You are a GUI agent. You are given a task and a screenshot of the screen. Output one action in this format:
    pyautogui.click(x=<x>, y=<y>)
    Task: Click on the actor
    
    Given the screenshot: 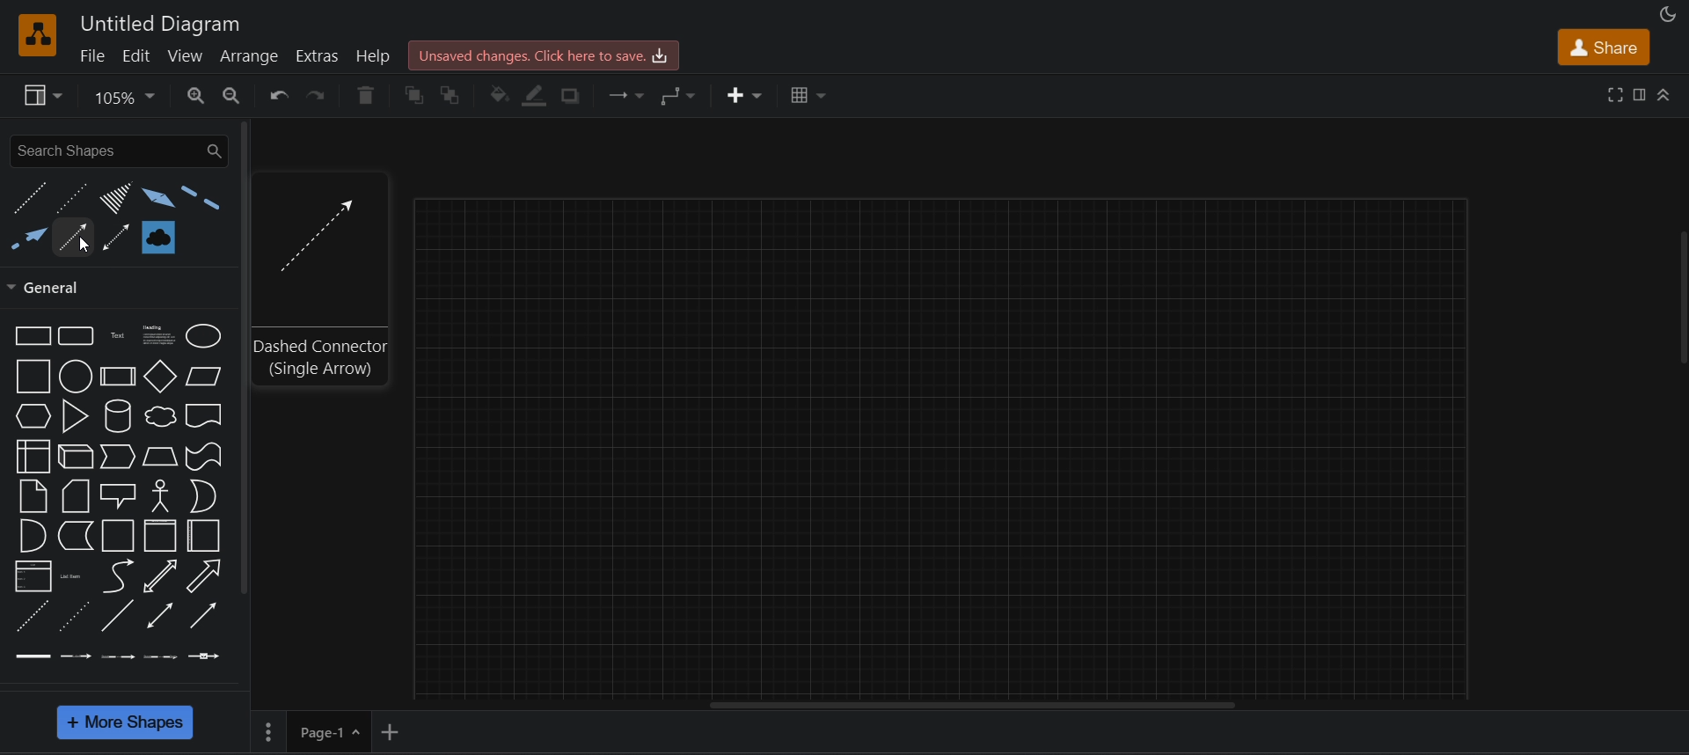 What is the action you would take?
    pyautogui.click(x=160, y=495)
    